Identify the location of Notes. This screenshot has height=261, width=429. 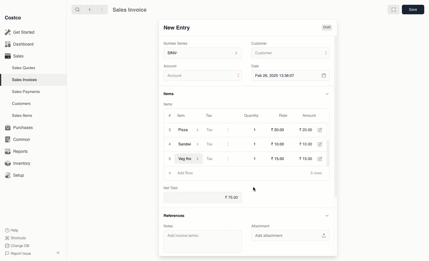
(168, 226).